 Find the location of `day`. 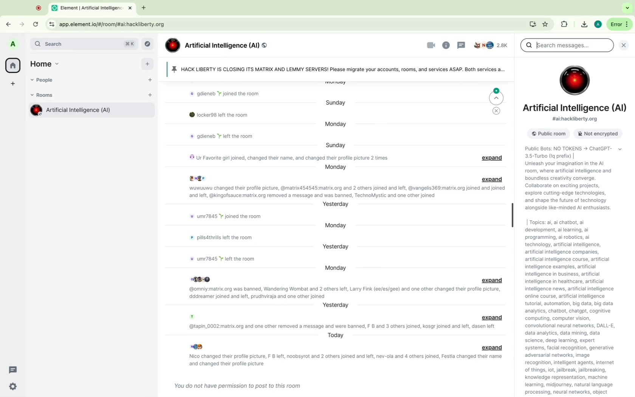

day is located at coordinates (336, 125).